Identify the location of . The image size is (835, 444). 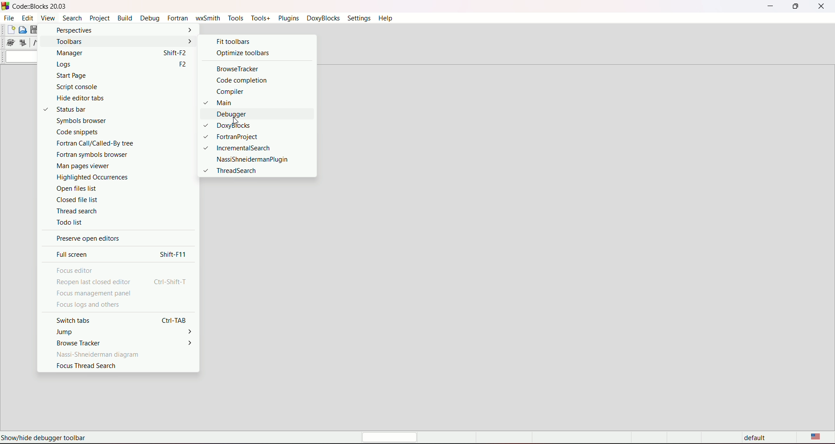
(817, 438).